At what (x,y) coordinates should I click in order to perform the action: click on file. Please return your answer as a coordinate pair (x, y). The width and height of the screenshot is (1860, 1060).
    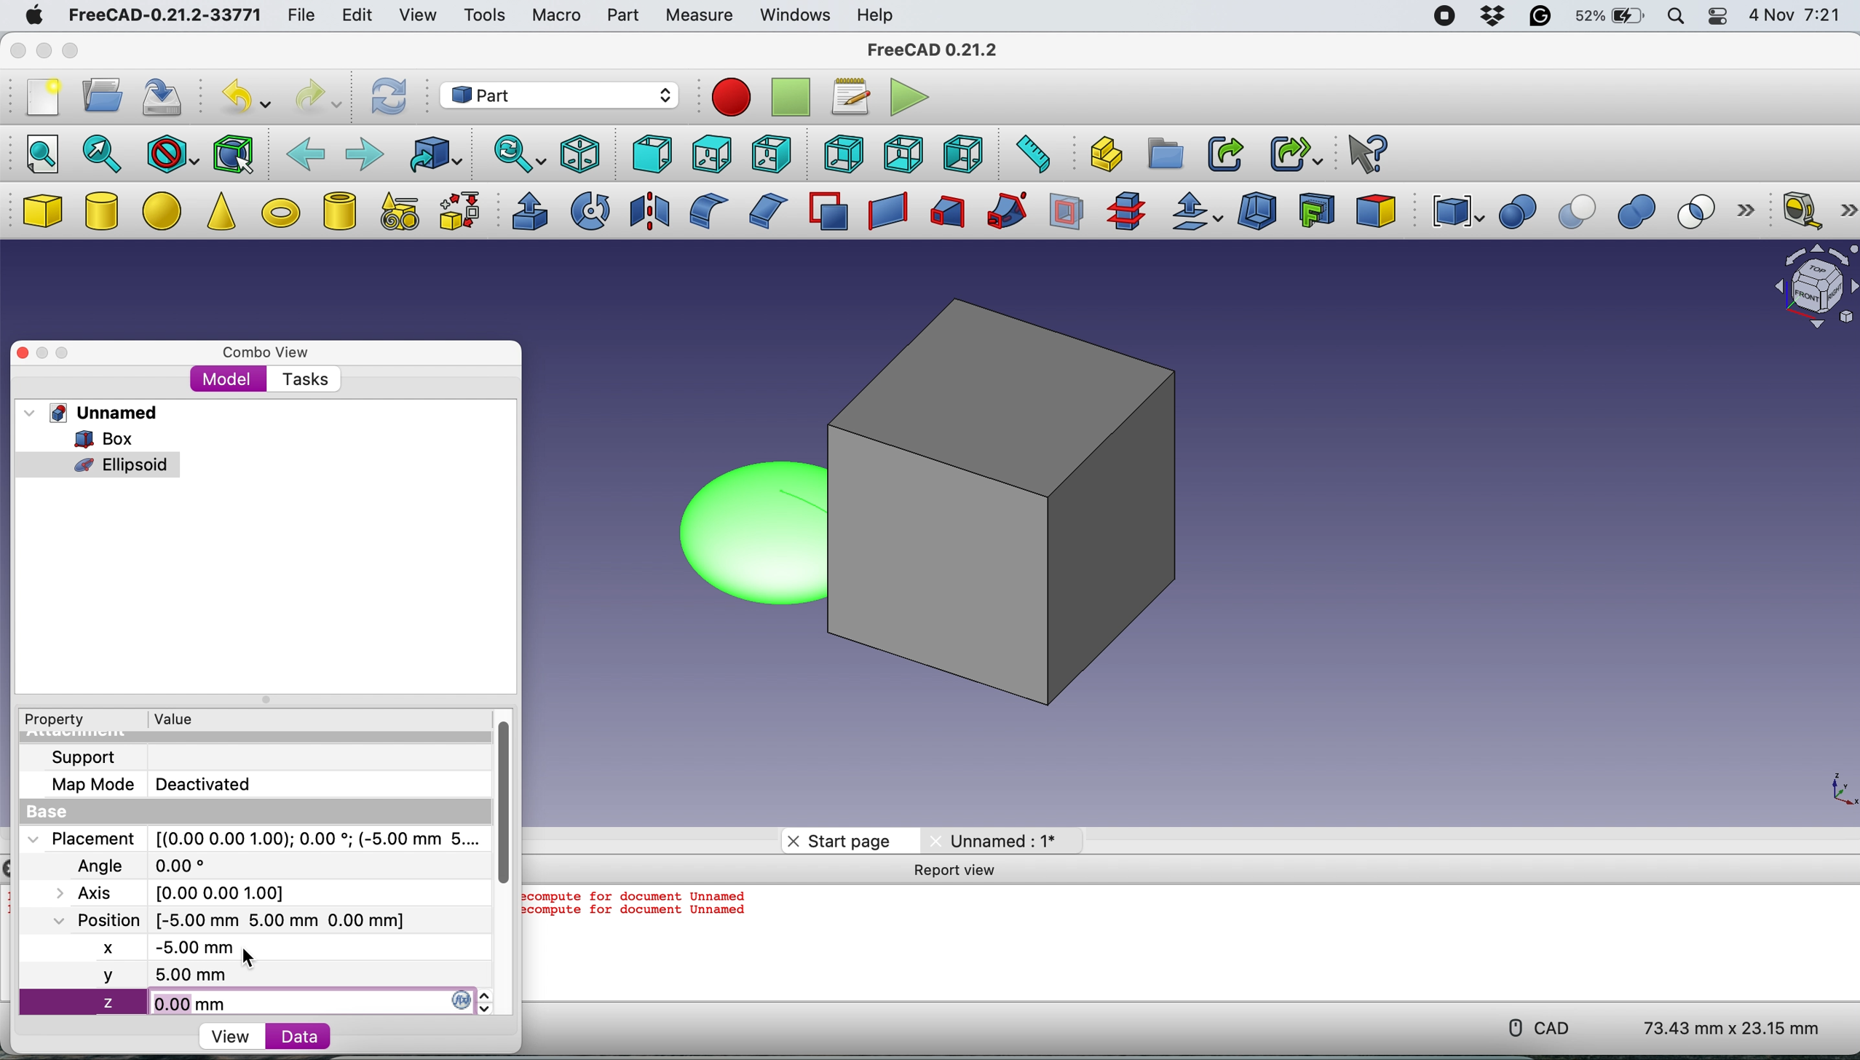
    Looking at the image, I should click on (302, 16).